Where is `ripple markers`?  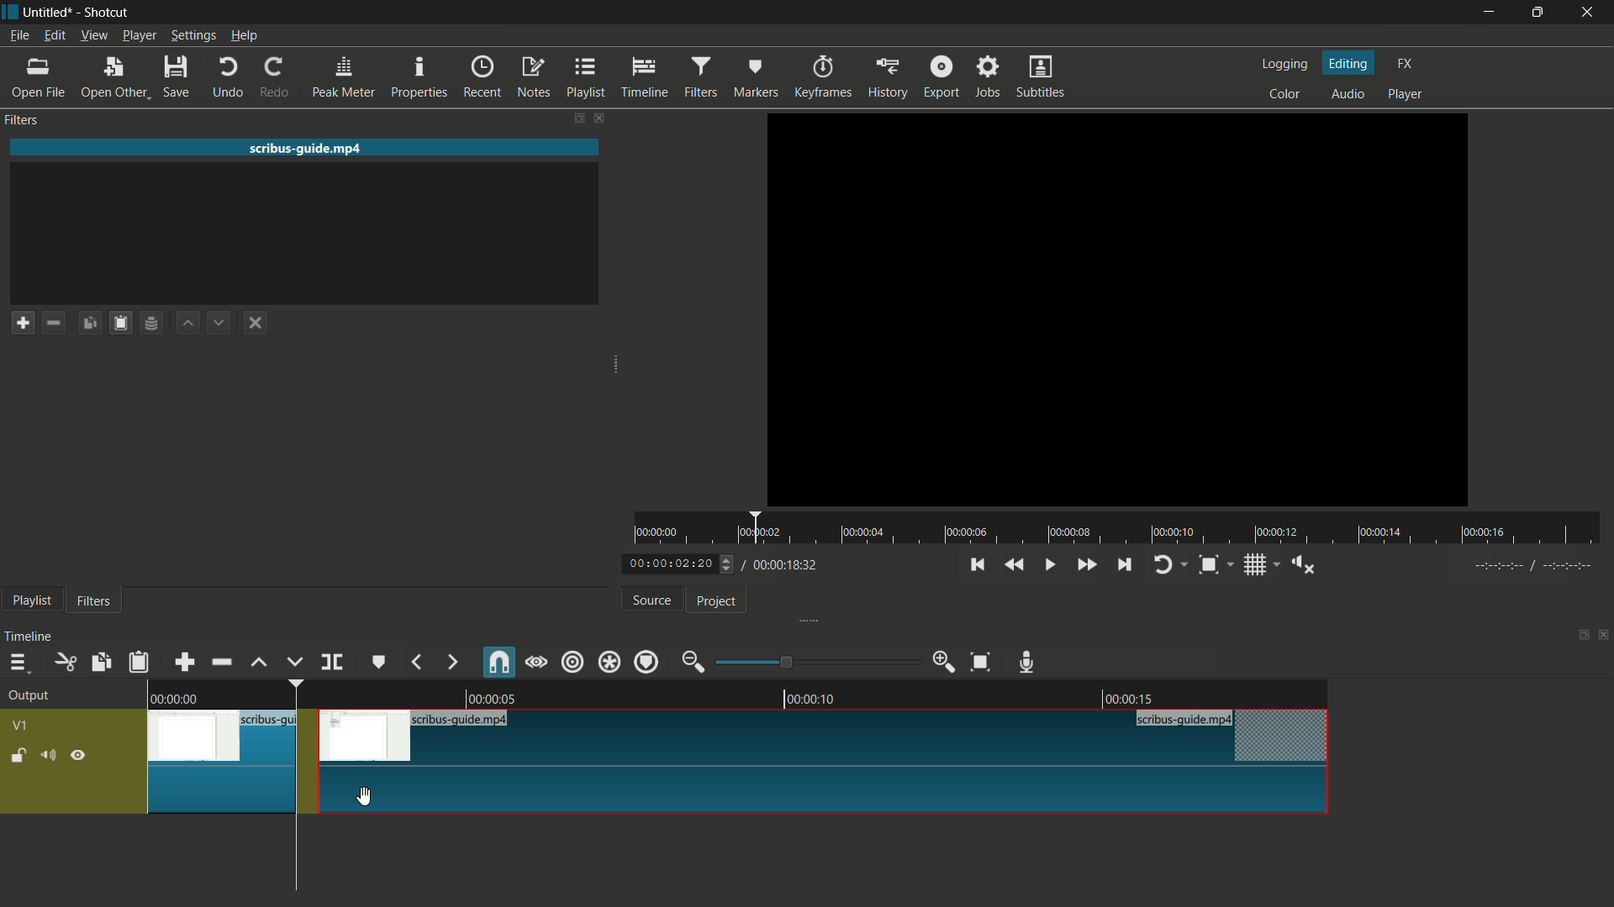 ripple markers is located at coordinates (647, 661).